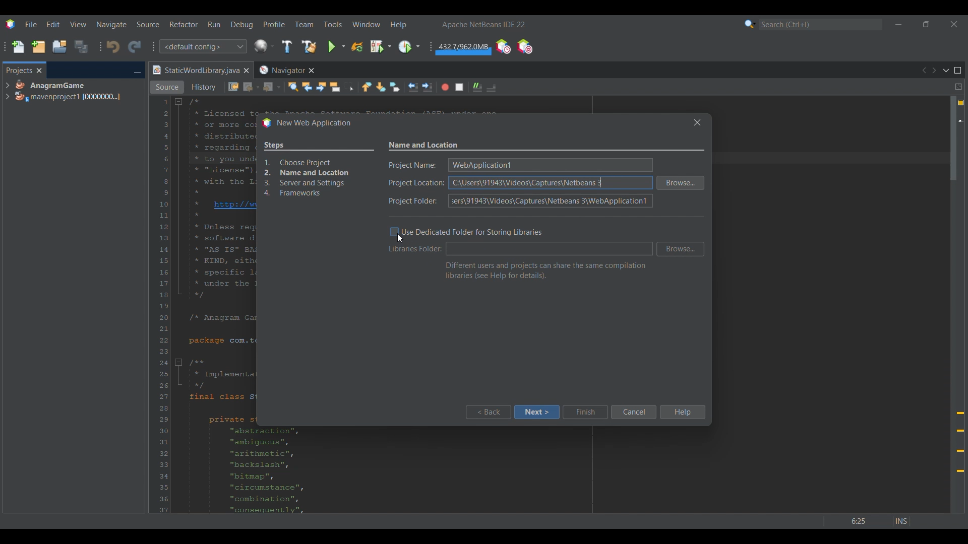  Describe the element at coordinates (682, 412) in the screenshot. I see `Help` at that location.